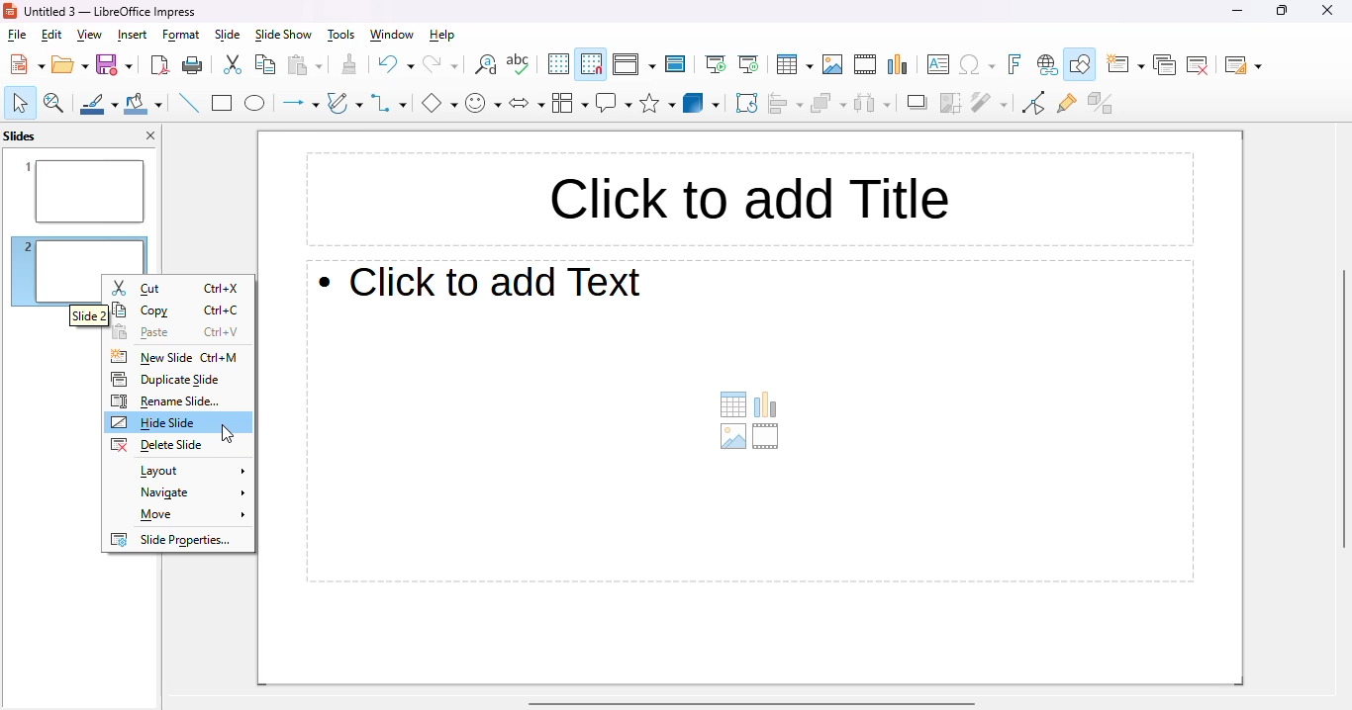 The height and width of the screenshot is (710, 1352). Describe the element at coordinates (1164, 65) in the screenshot. I see `duplicate slide` at that location.